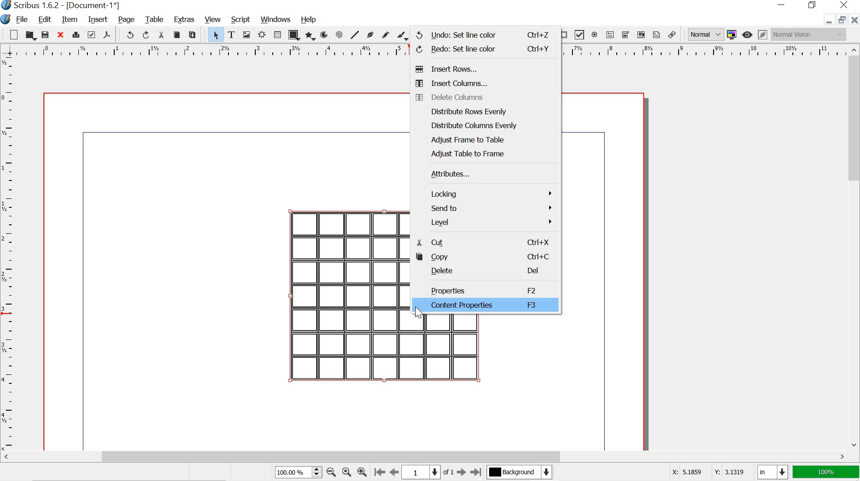  I want to click on insert, so click(97, 18).